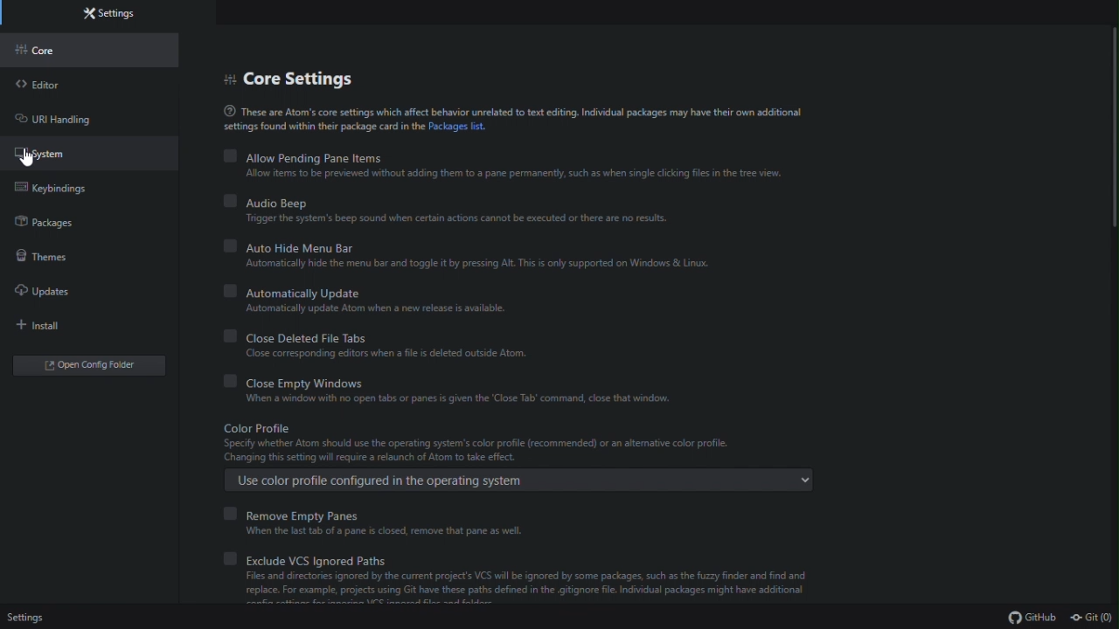  I want to click on settings, so click(28, 619).